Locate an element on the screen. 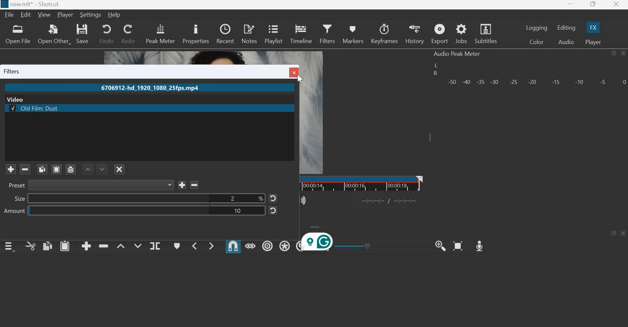  Deselect the filter is located at coordinates (119, 169).